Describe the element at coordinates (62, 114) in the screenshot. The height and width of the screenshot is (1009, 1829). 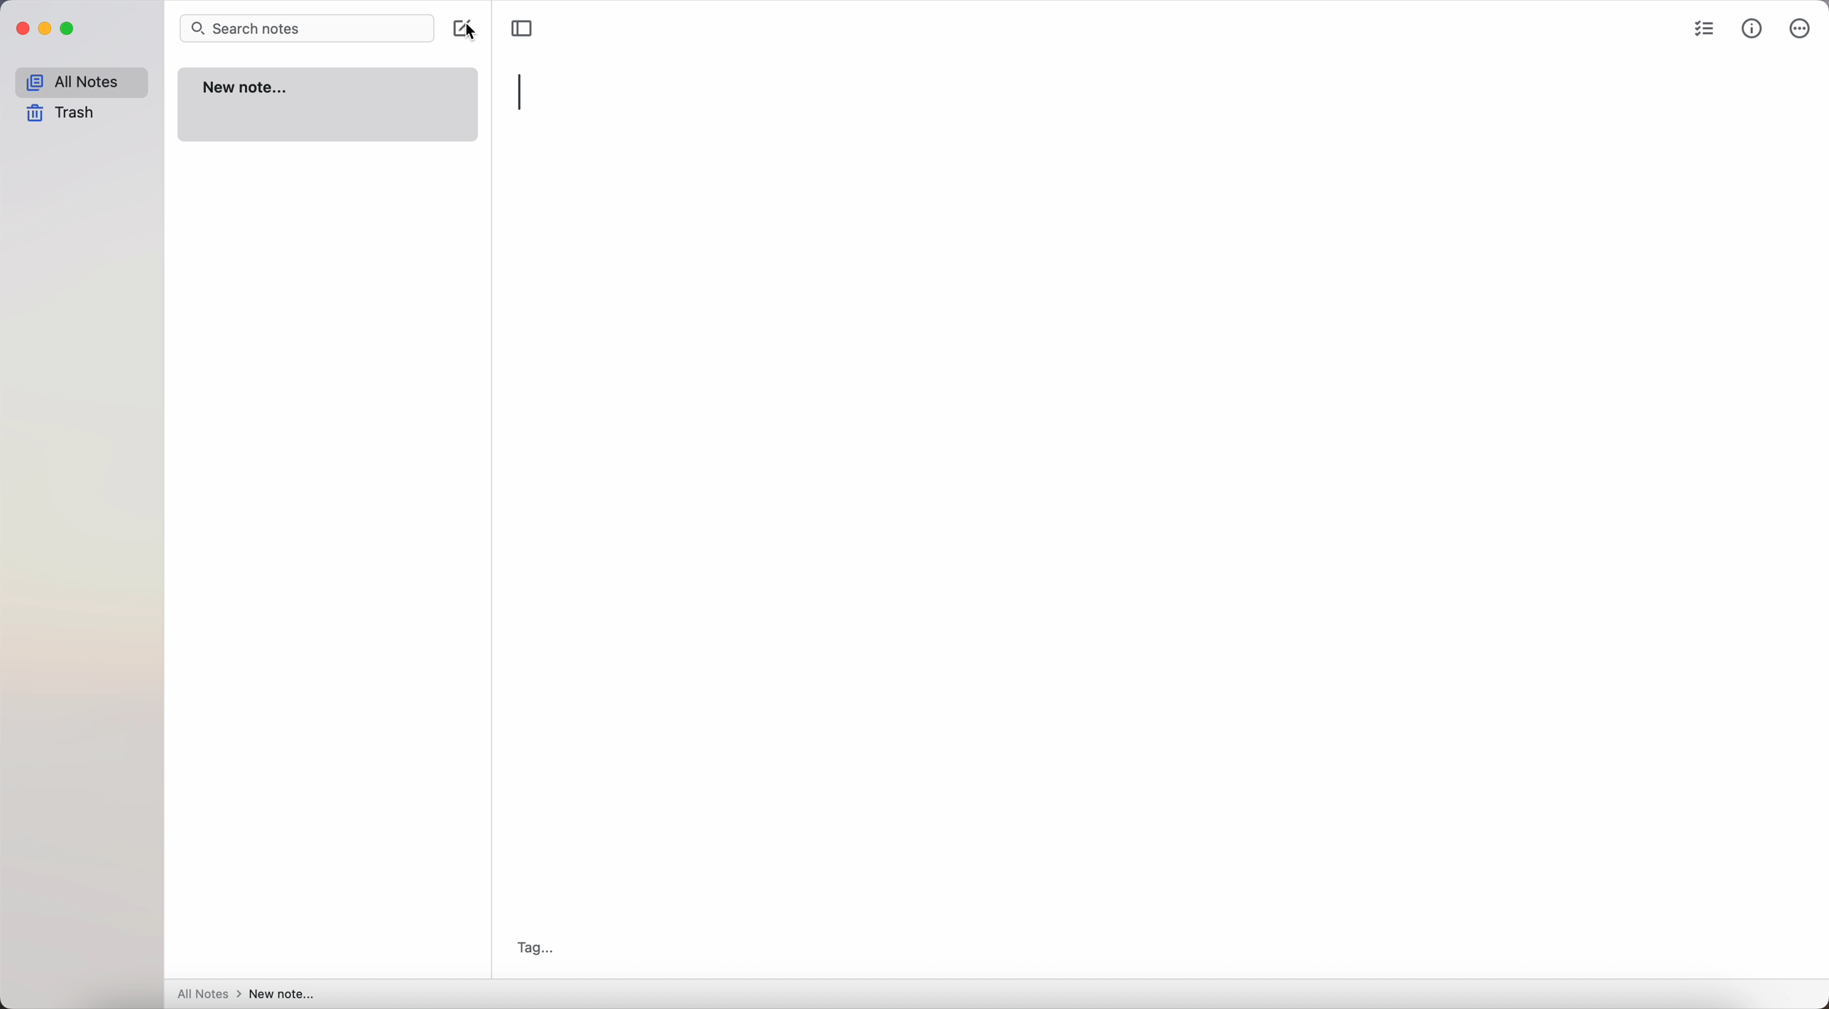
I see `trash` at that location.